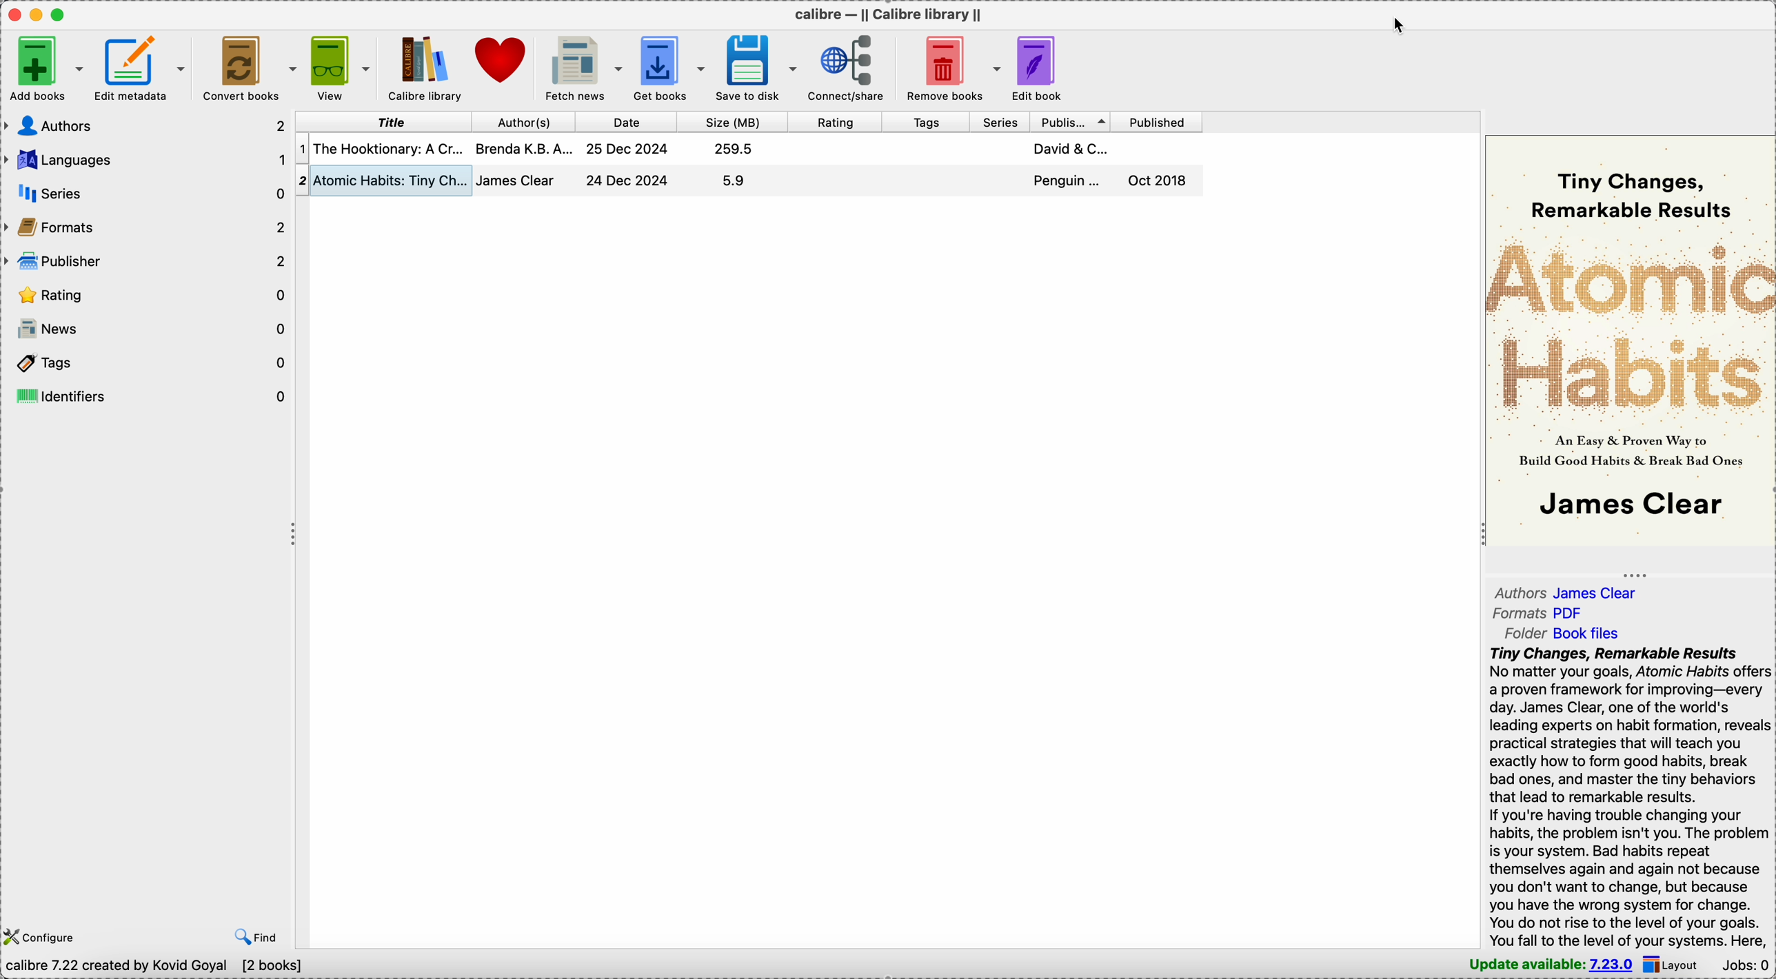  What do you see at coordinates (526, 121) in the screenshot?
I see `author(s)` at bounding box center [526, 121].